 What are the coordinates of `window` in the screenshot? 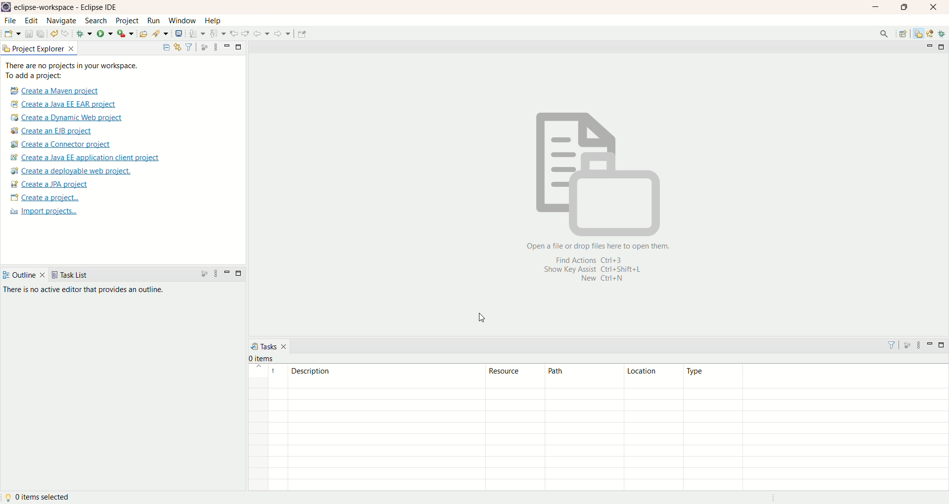 It's located at (183, 21).